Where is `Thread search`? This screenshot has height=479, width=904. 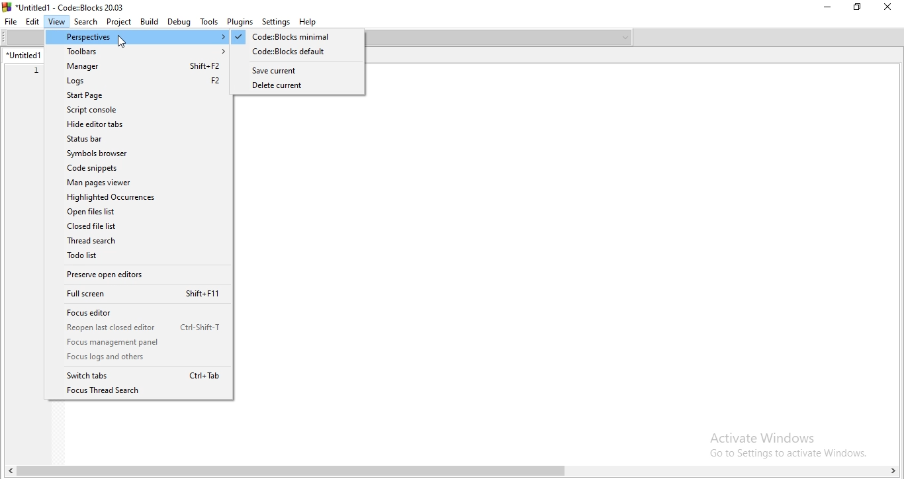
Thread search is located at coordinates (142, 240).